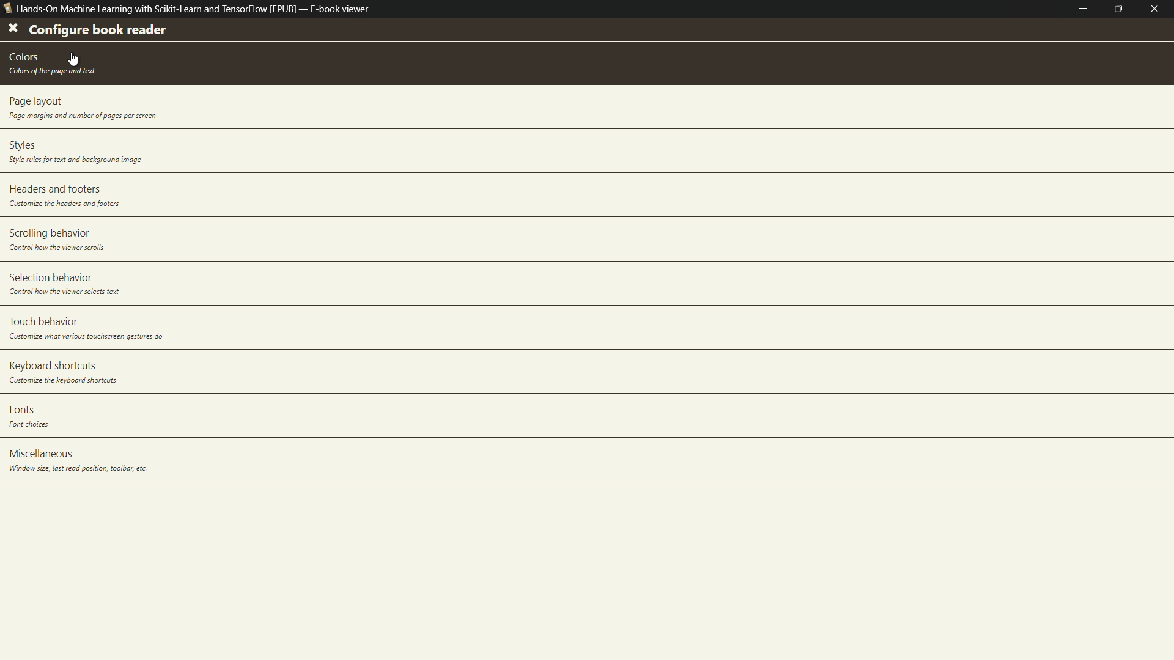  What do you see at coordinates (60, 248) in the screenshot?
I see `text` at bounding box center [60, 248].